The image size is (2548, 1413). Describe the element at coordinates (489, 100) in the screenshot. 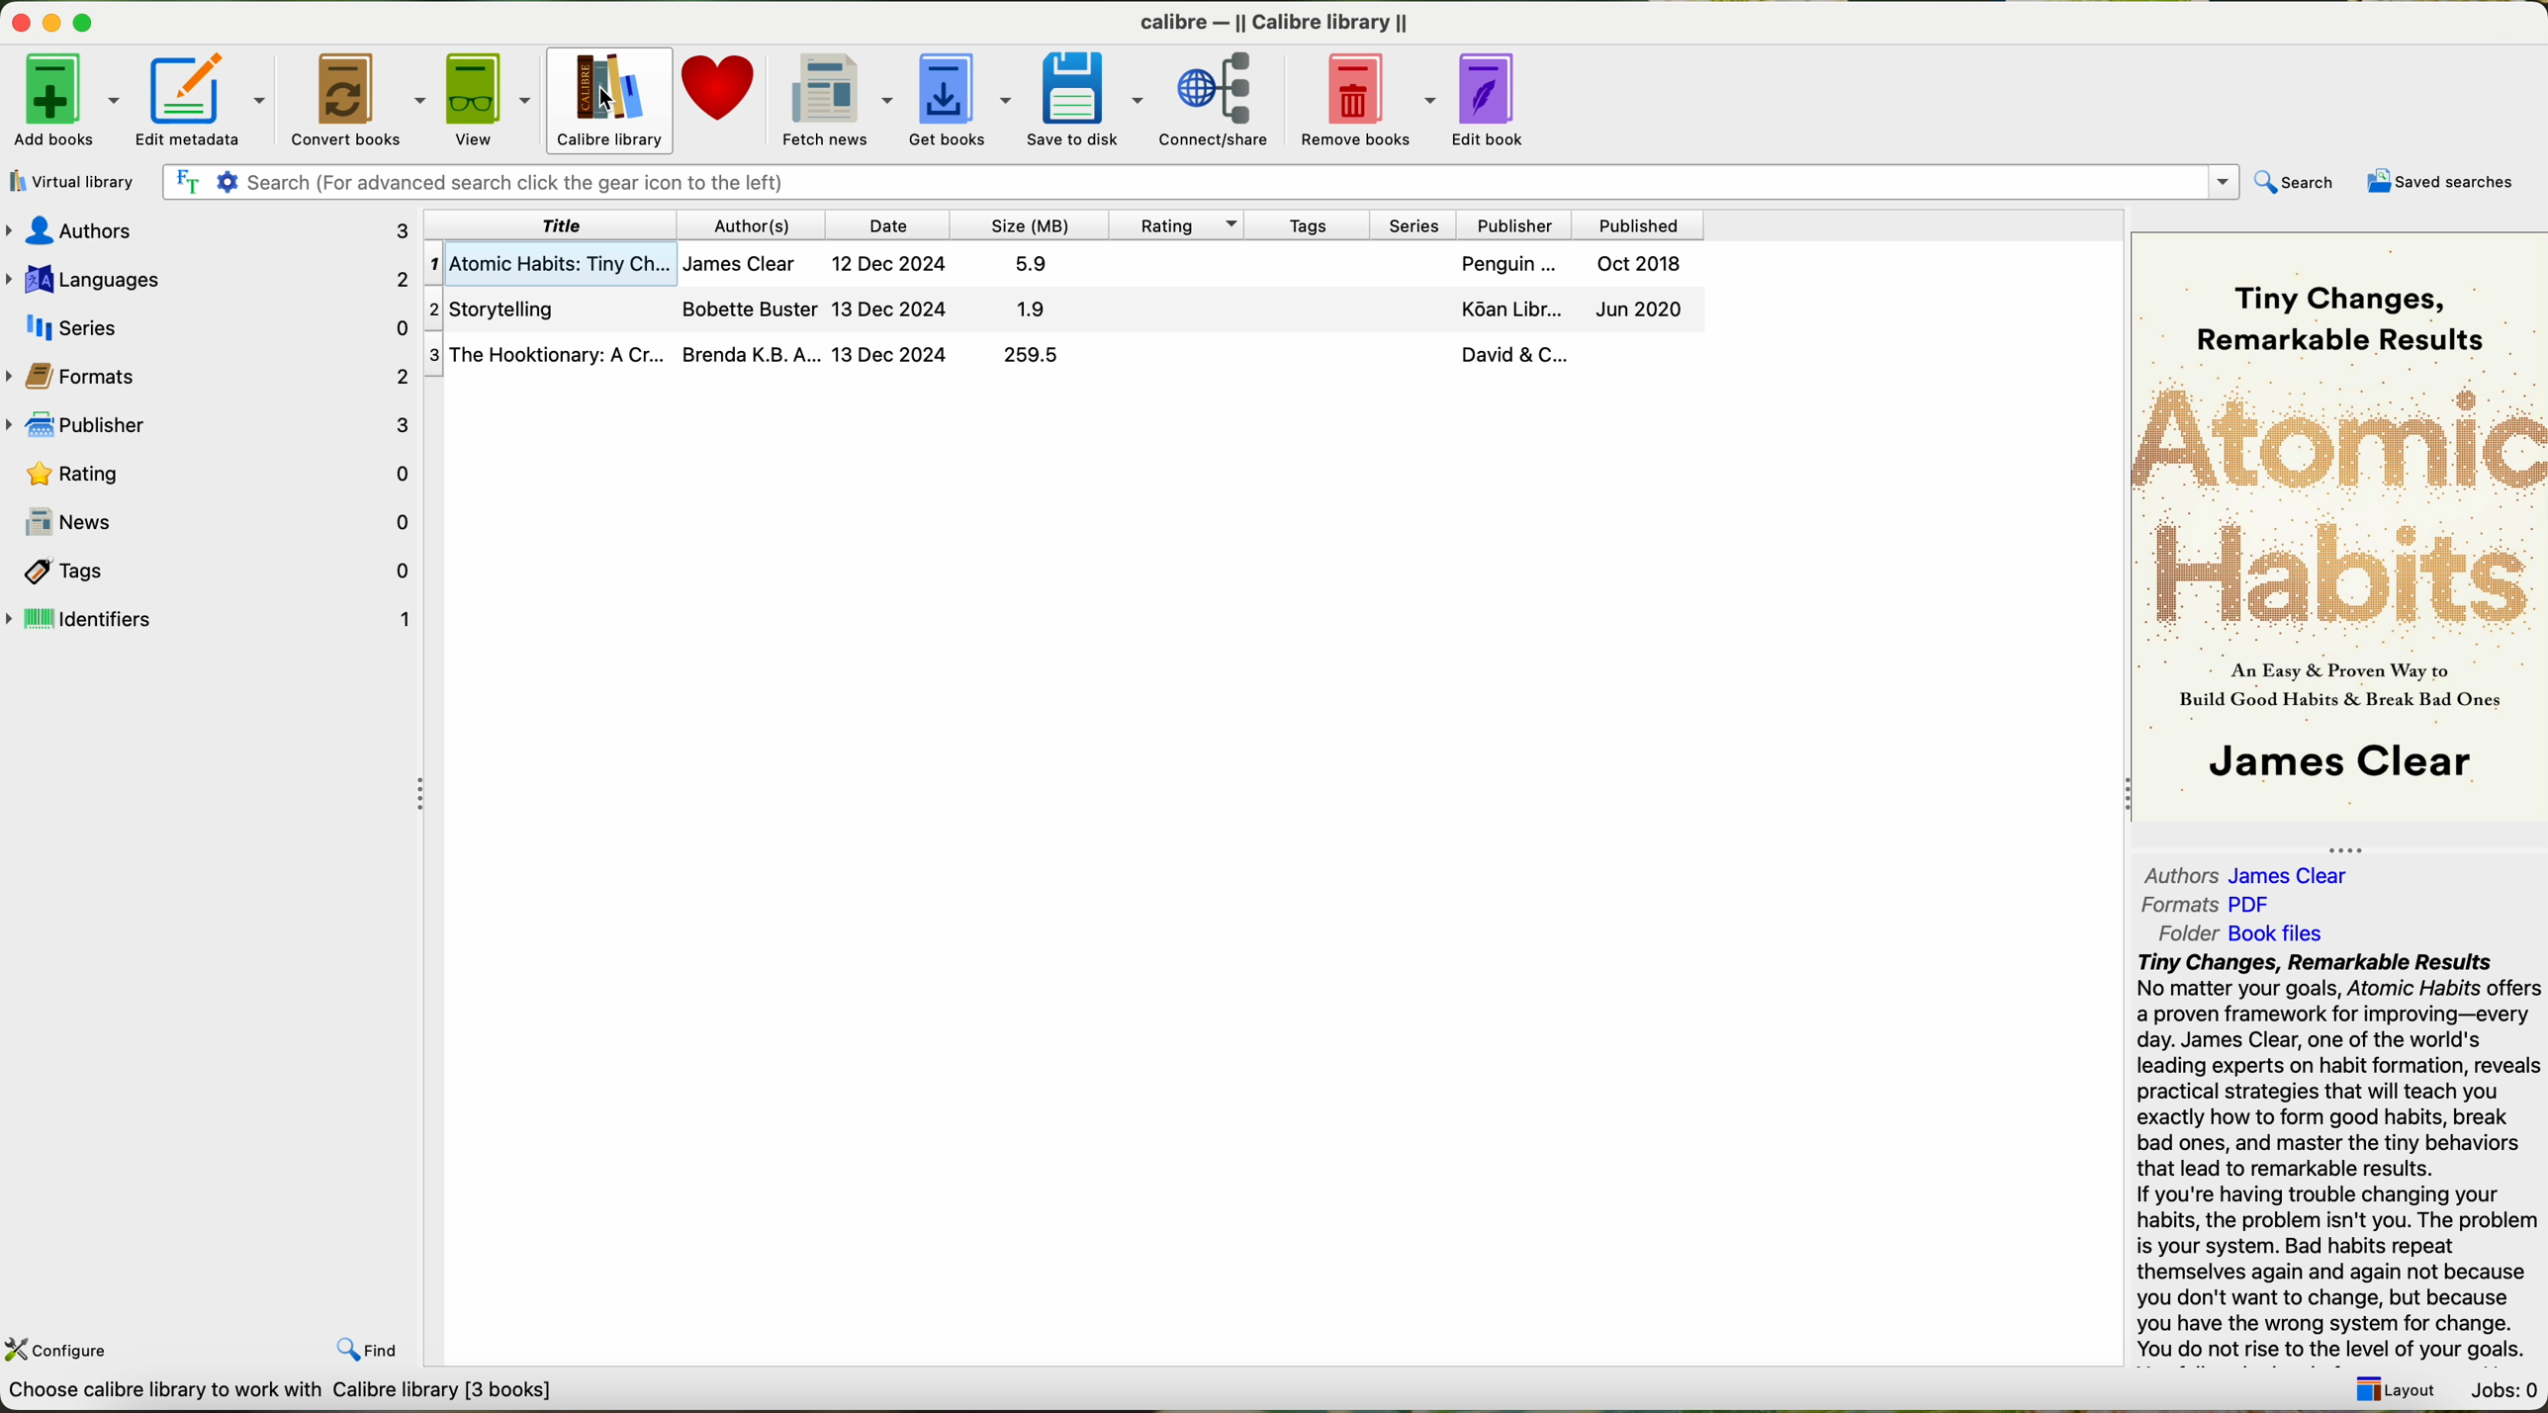

I see `view` at that location.